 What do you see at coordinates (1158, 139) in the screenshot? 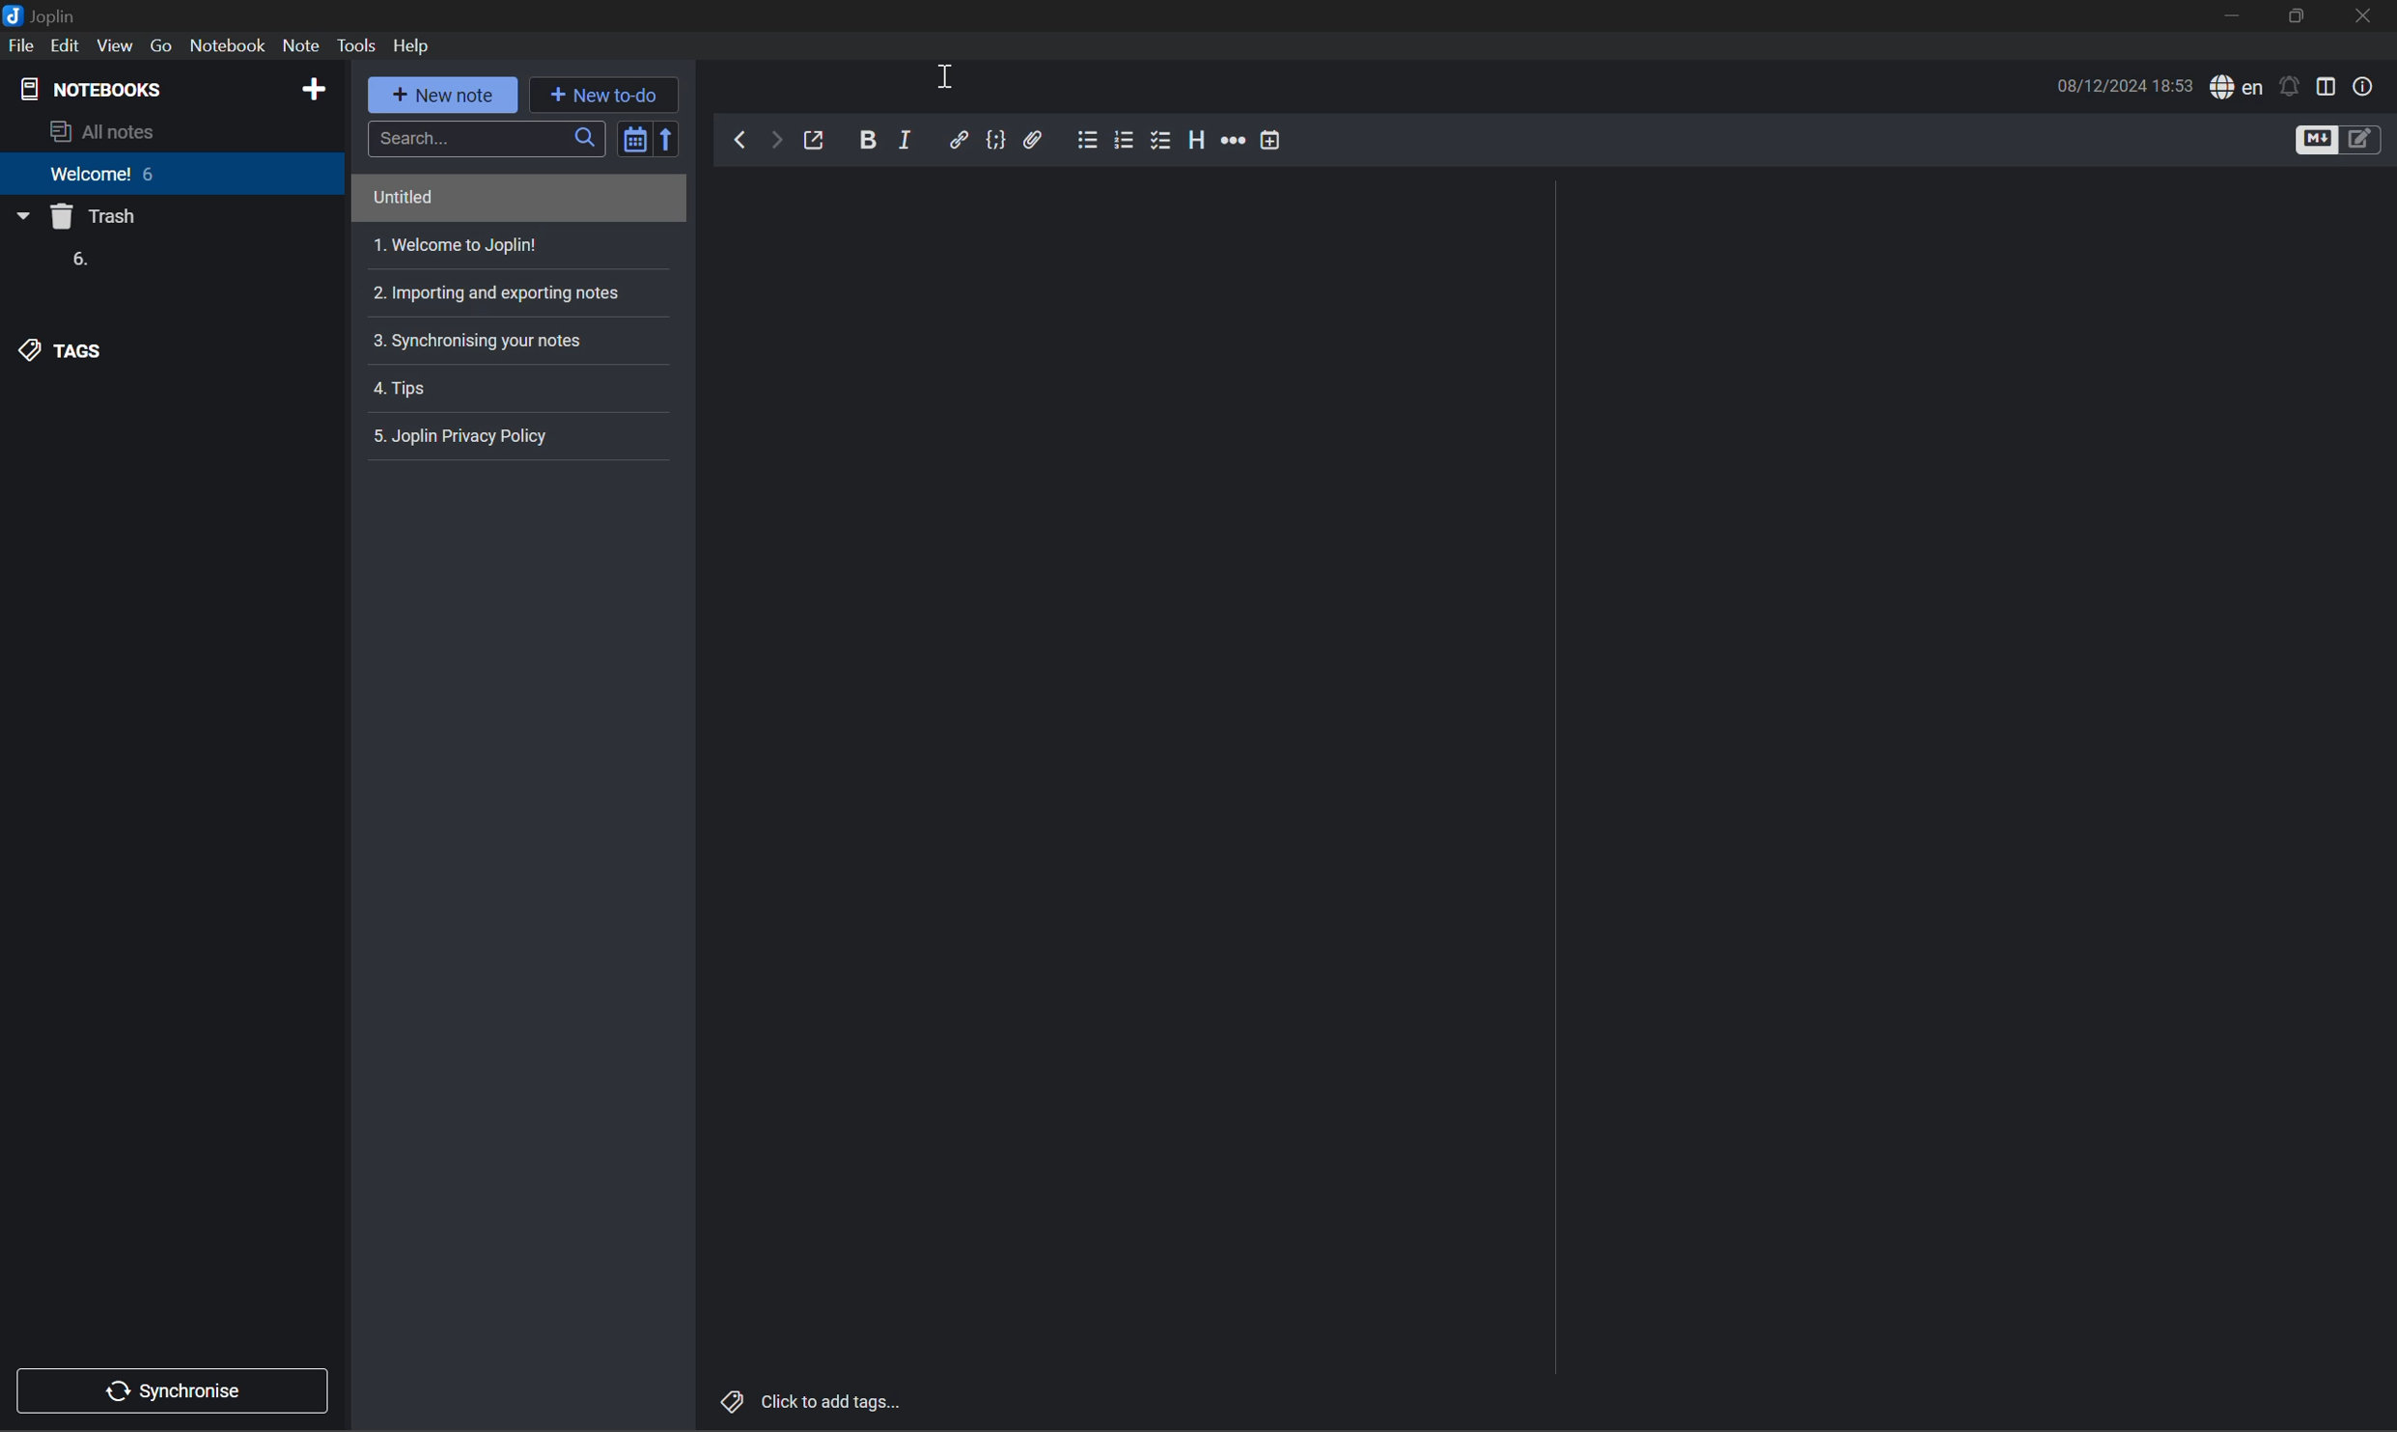
I see `Checkbox list` at bounding box center [1158, 139].